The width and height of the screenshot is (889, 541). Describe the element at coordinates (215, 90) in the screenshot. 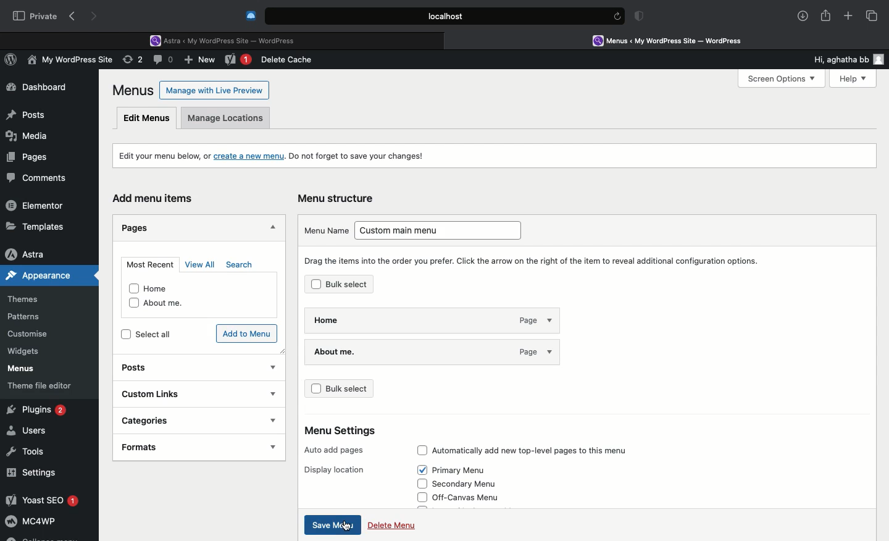

I see `Manage with Live Preview` at that location.